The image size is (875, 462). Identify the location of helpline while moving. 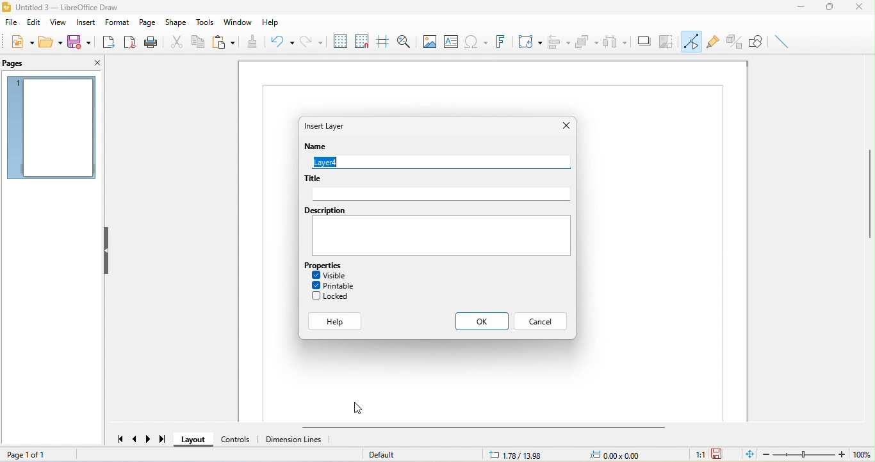
(382, 42).